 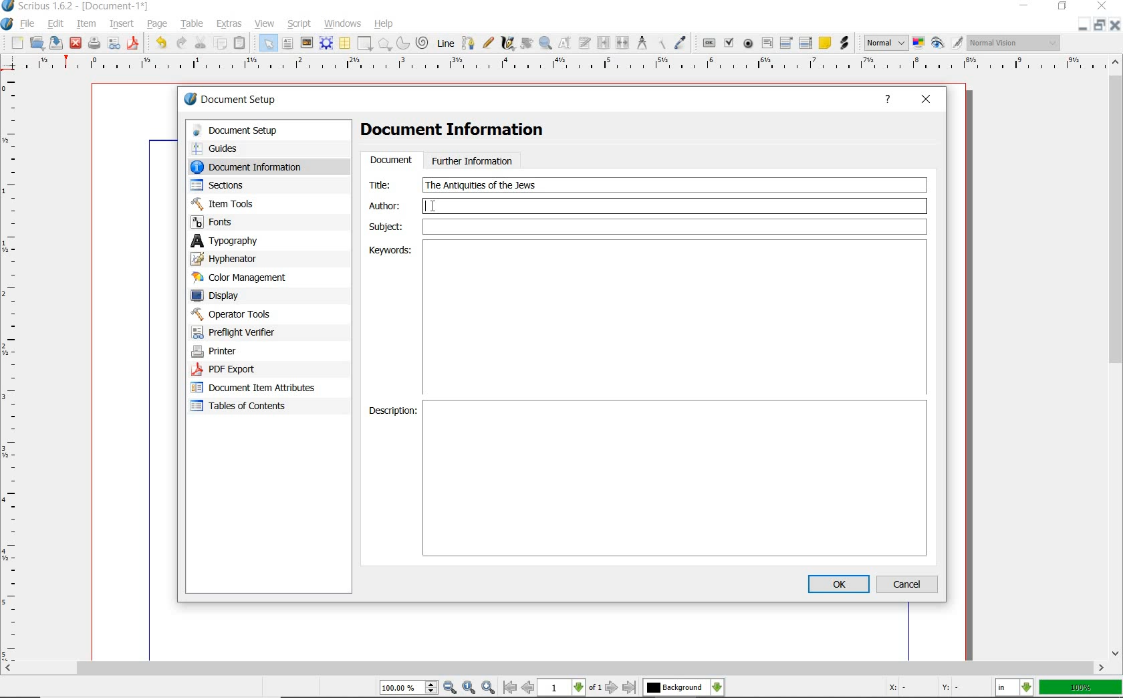 I want to click on move to next or previous page, so click(x=571, y=688).